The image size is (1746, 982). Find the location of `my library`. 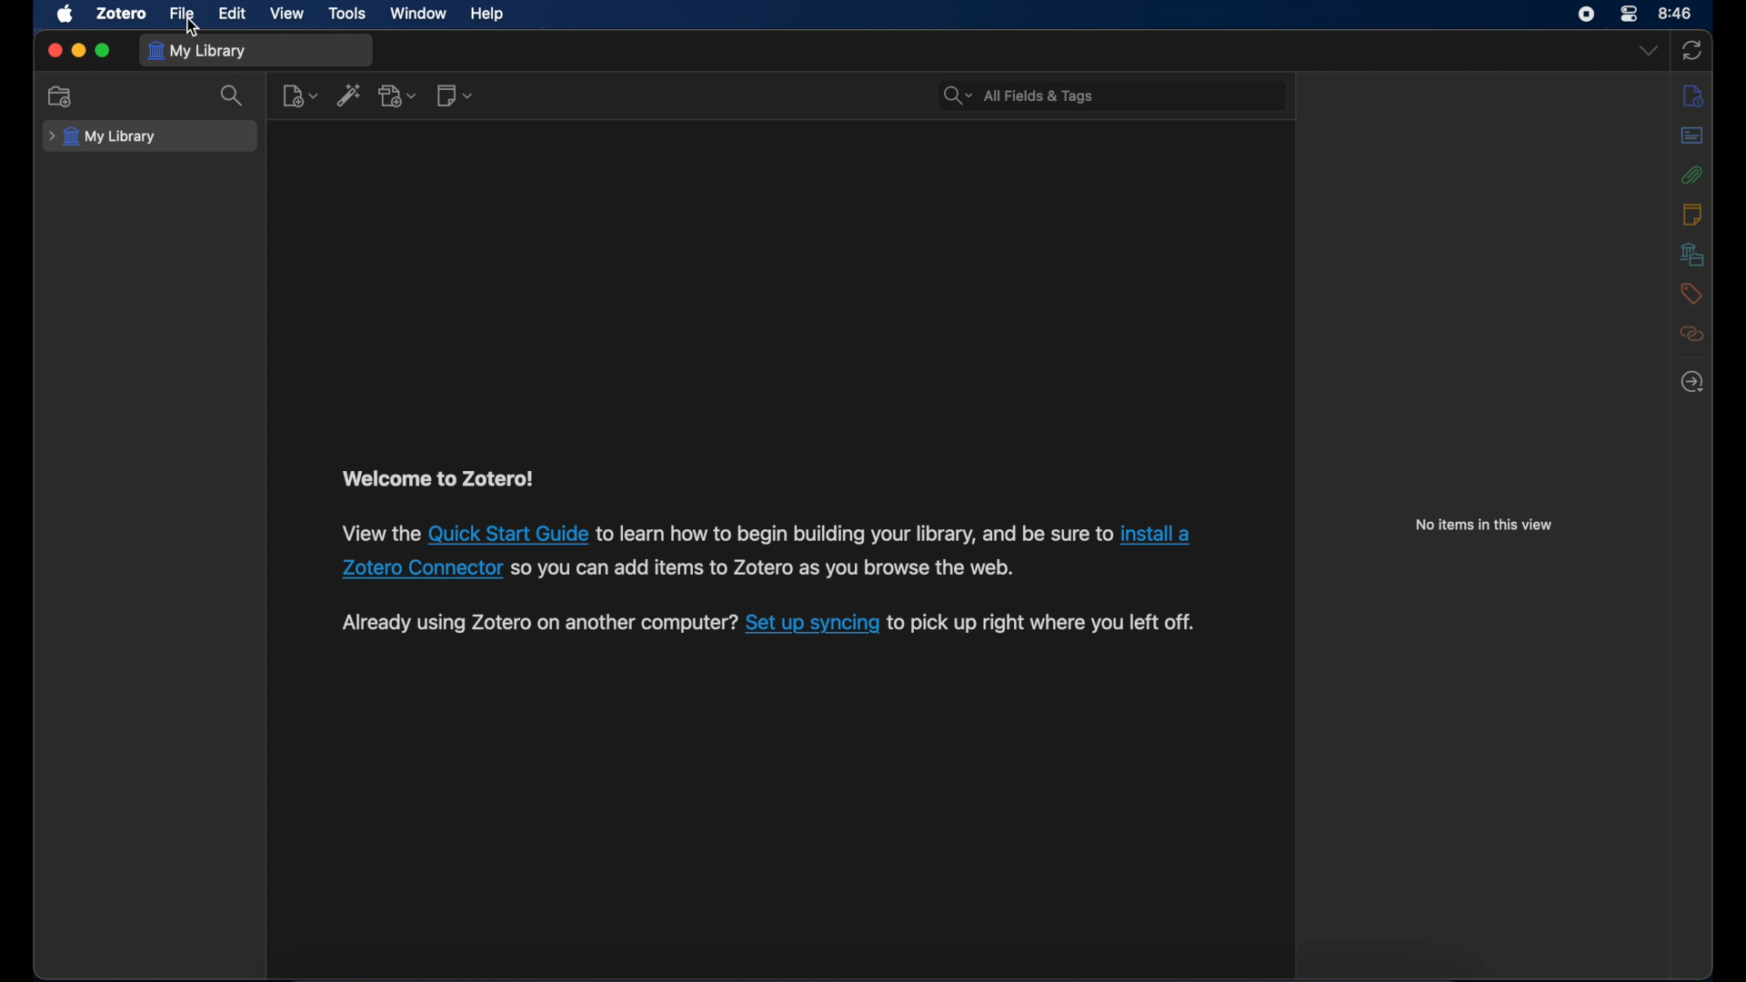

my library is located at coordinates (104, 137).